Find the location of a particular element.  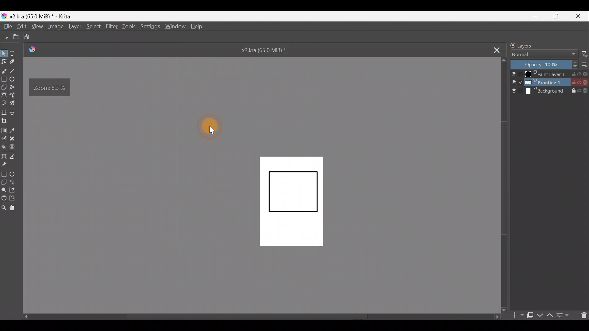

Open an existing document is located at coordinates (16, 36).